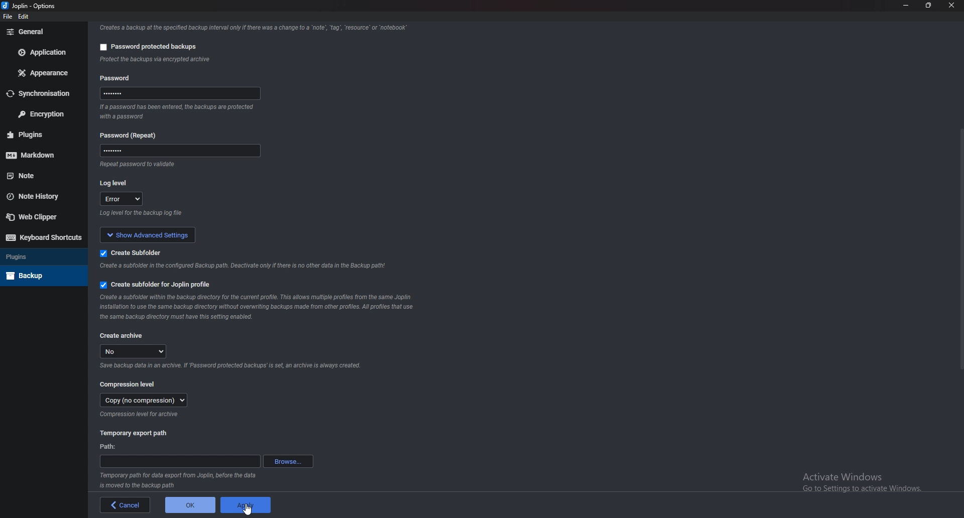  Describe the element at coordinates (42, 238) in the screenshot. I see `Keyboard shortcuts` at that location.